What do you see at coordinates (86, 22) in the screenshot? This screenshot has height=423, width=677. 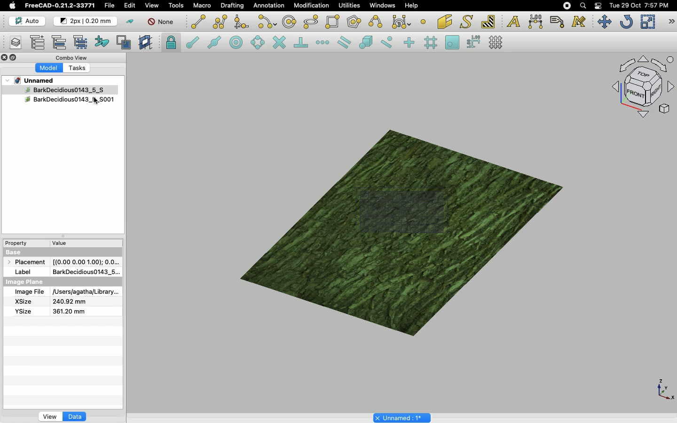 I see `Change default for new objects` at bounding box center [86, 22].